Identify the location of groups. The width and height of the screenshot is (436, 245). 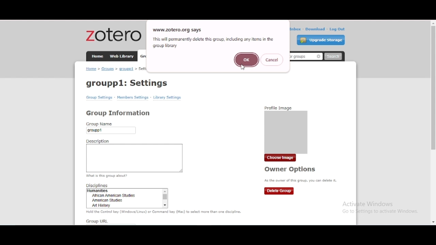
(108, 69).